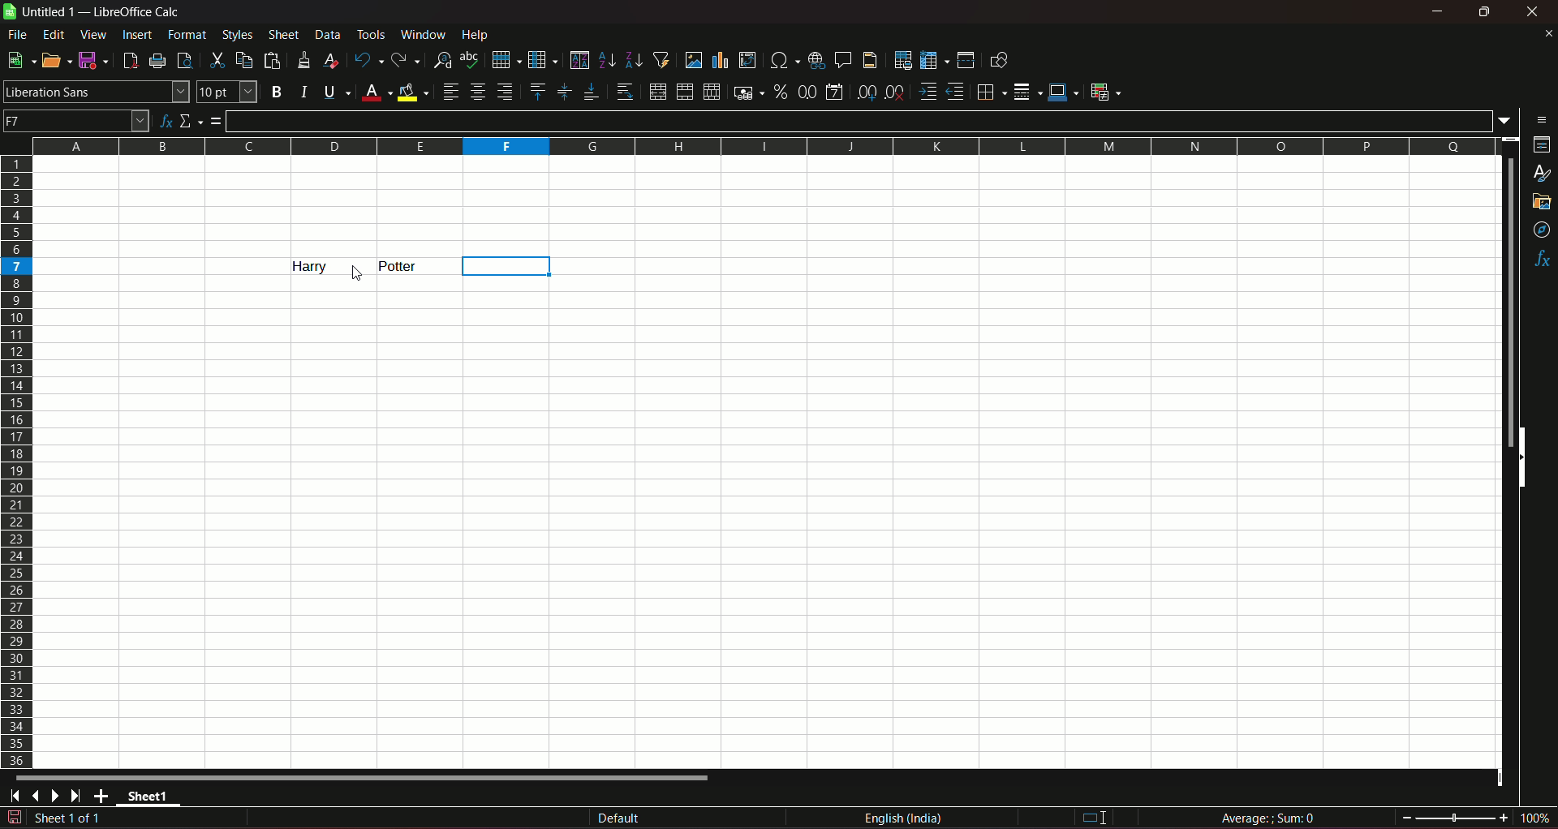  Describe the element at coordinates (1535, 11) in the screenshot. I see `close` at that location.